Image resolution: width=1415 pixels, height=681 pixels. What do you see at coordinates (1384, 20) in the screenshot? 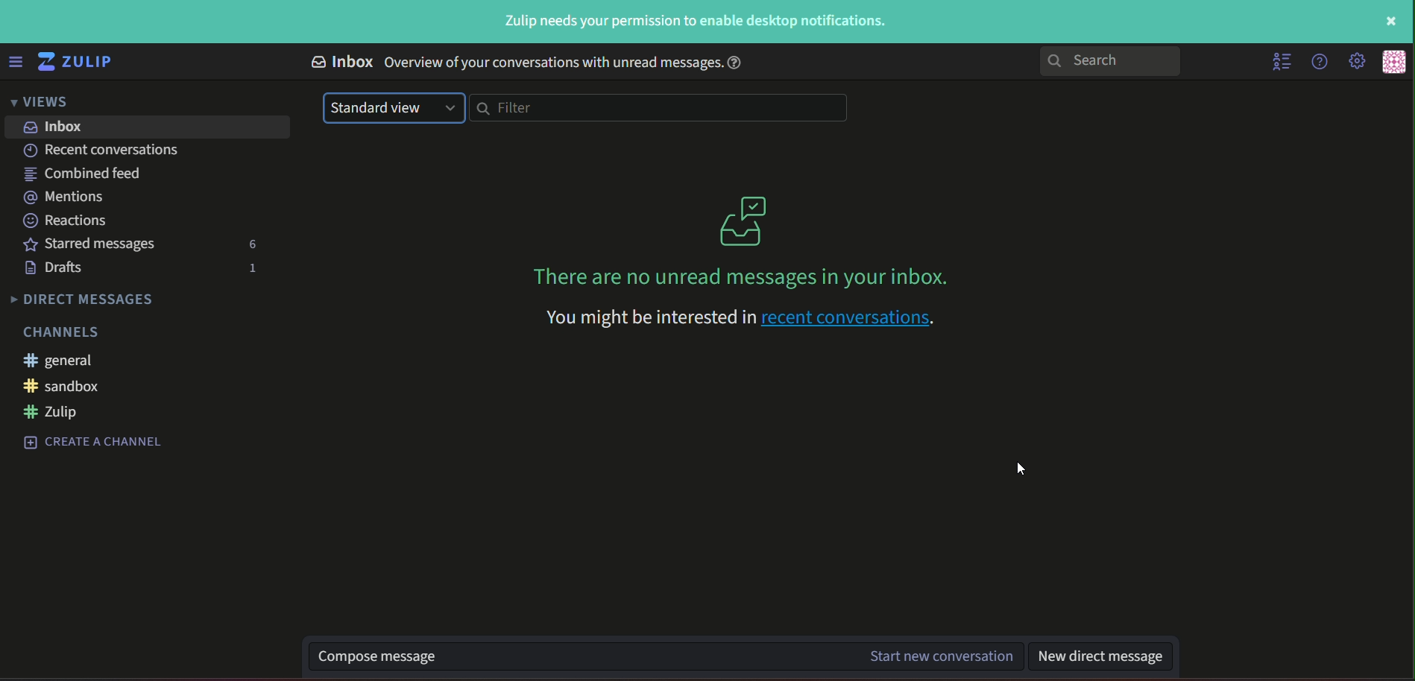
I see `Close` at bounding box center [1384, 20].